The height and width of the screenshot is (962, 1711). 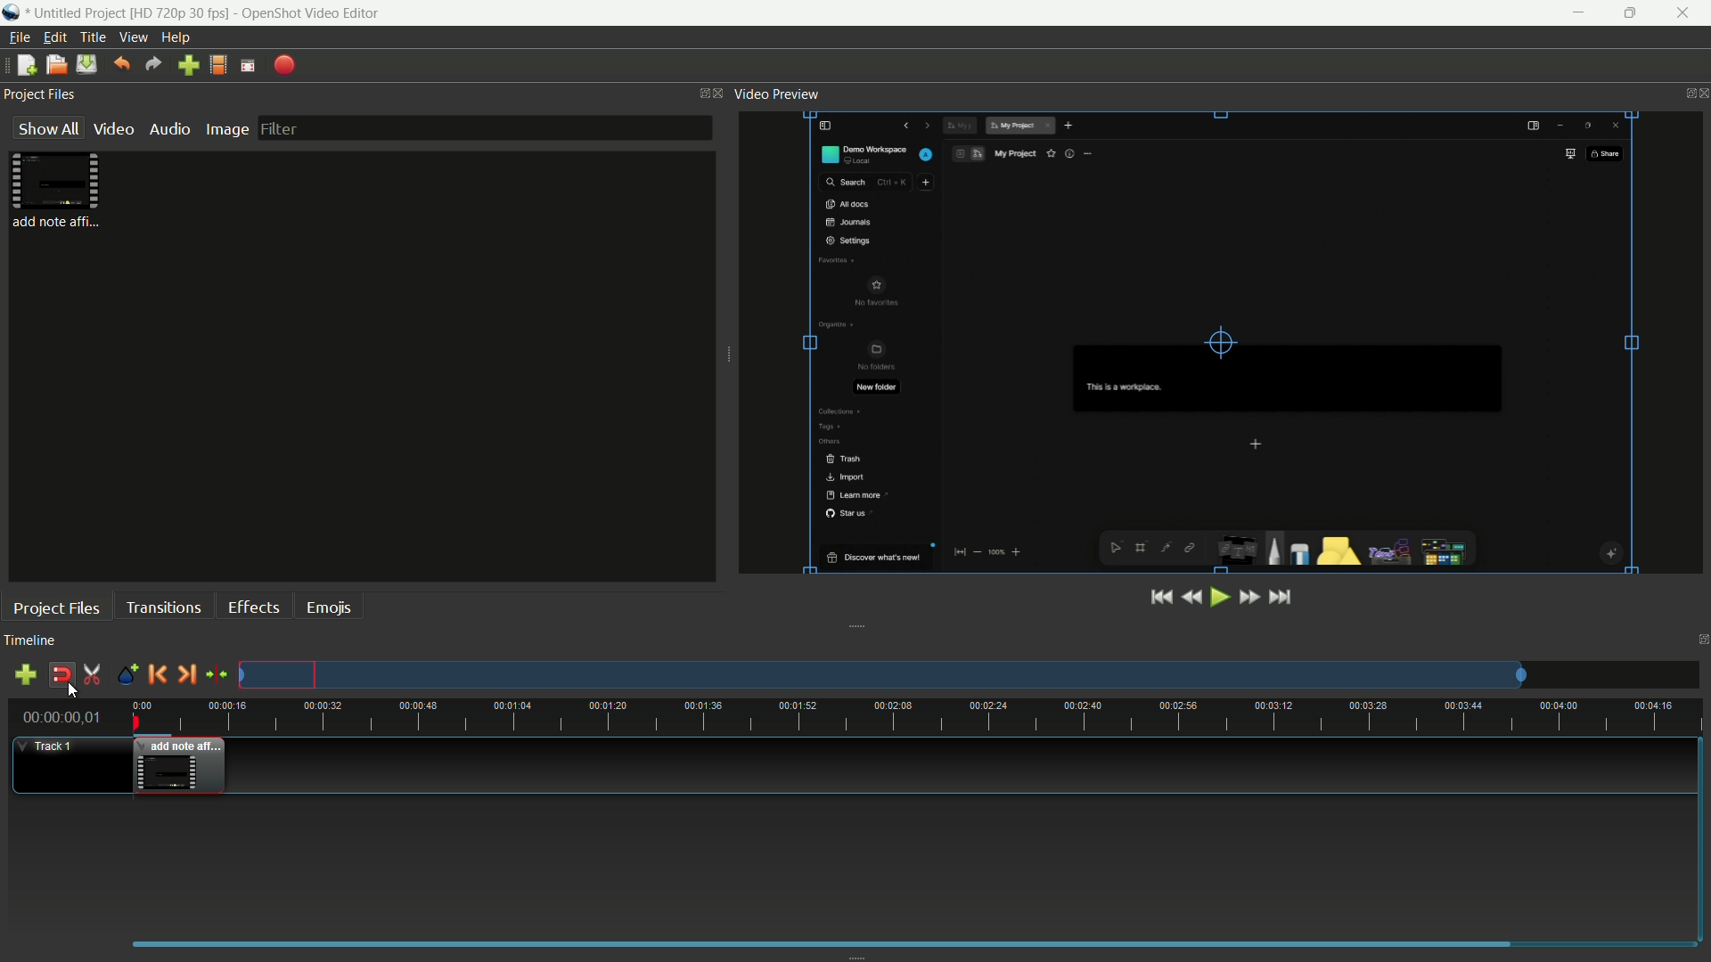 What do you see at coordinates (226, 131) in the screenshot?
I see `image` at bounding box center [226, 131].